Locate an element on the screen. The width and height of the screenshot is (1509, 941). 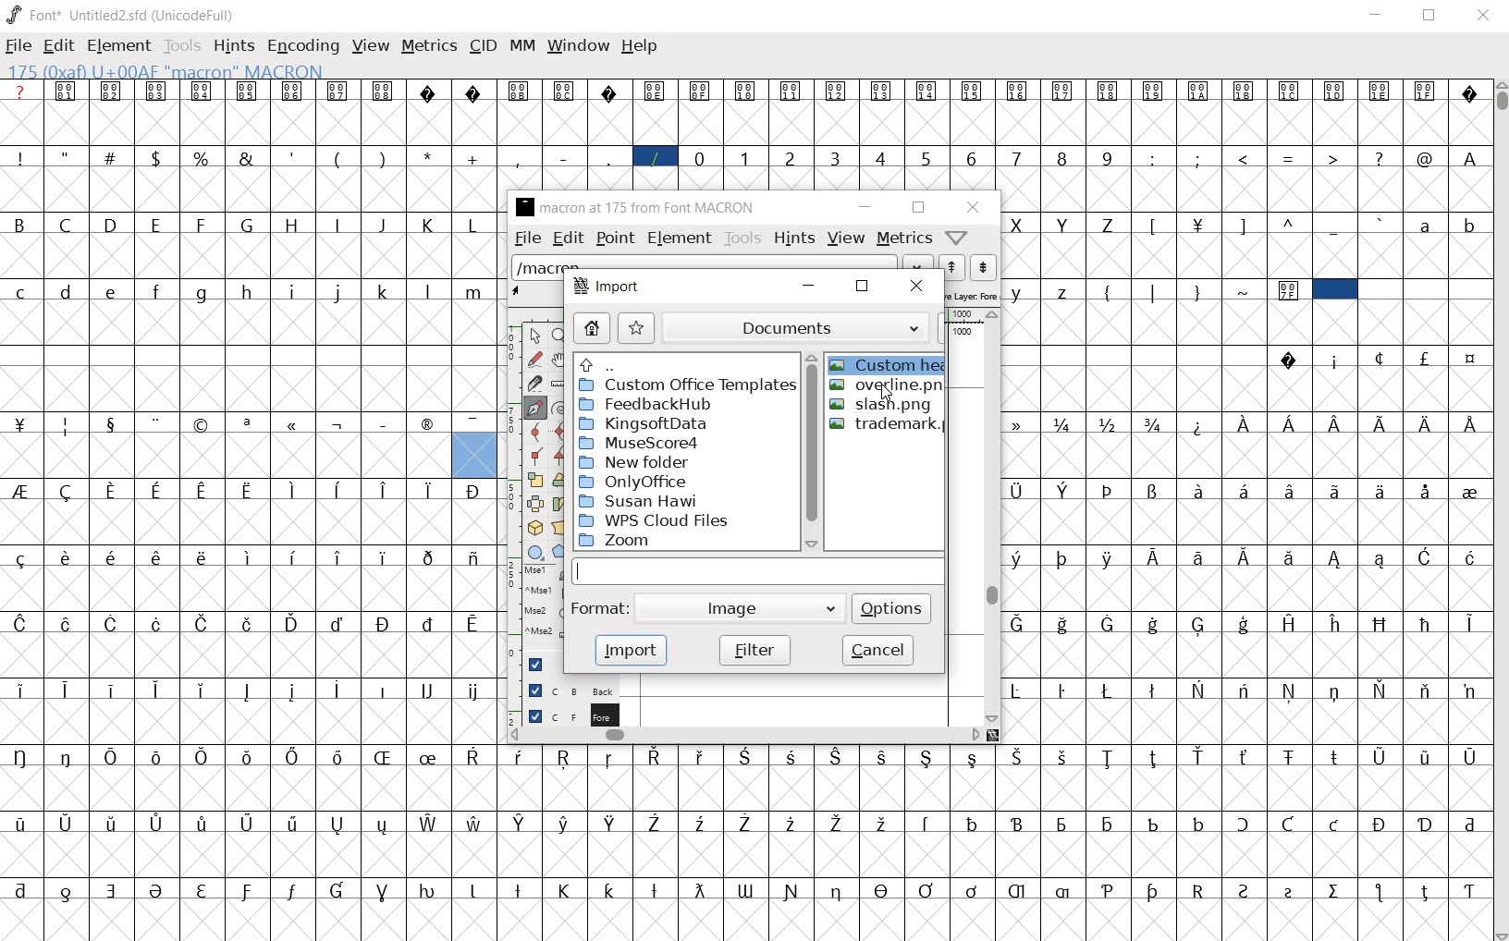
Symbol is located at coordinates (116, 622).